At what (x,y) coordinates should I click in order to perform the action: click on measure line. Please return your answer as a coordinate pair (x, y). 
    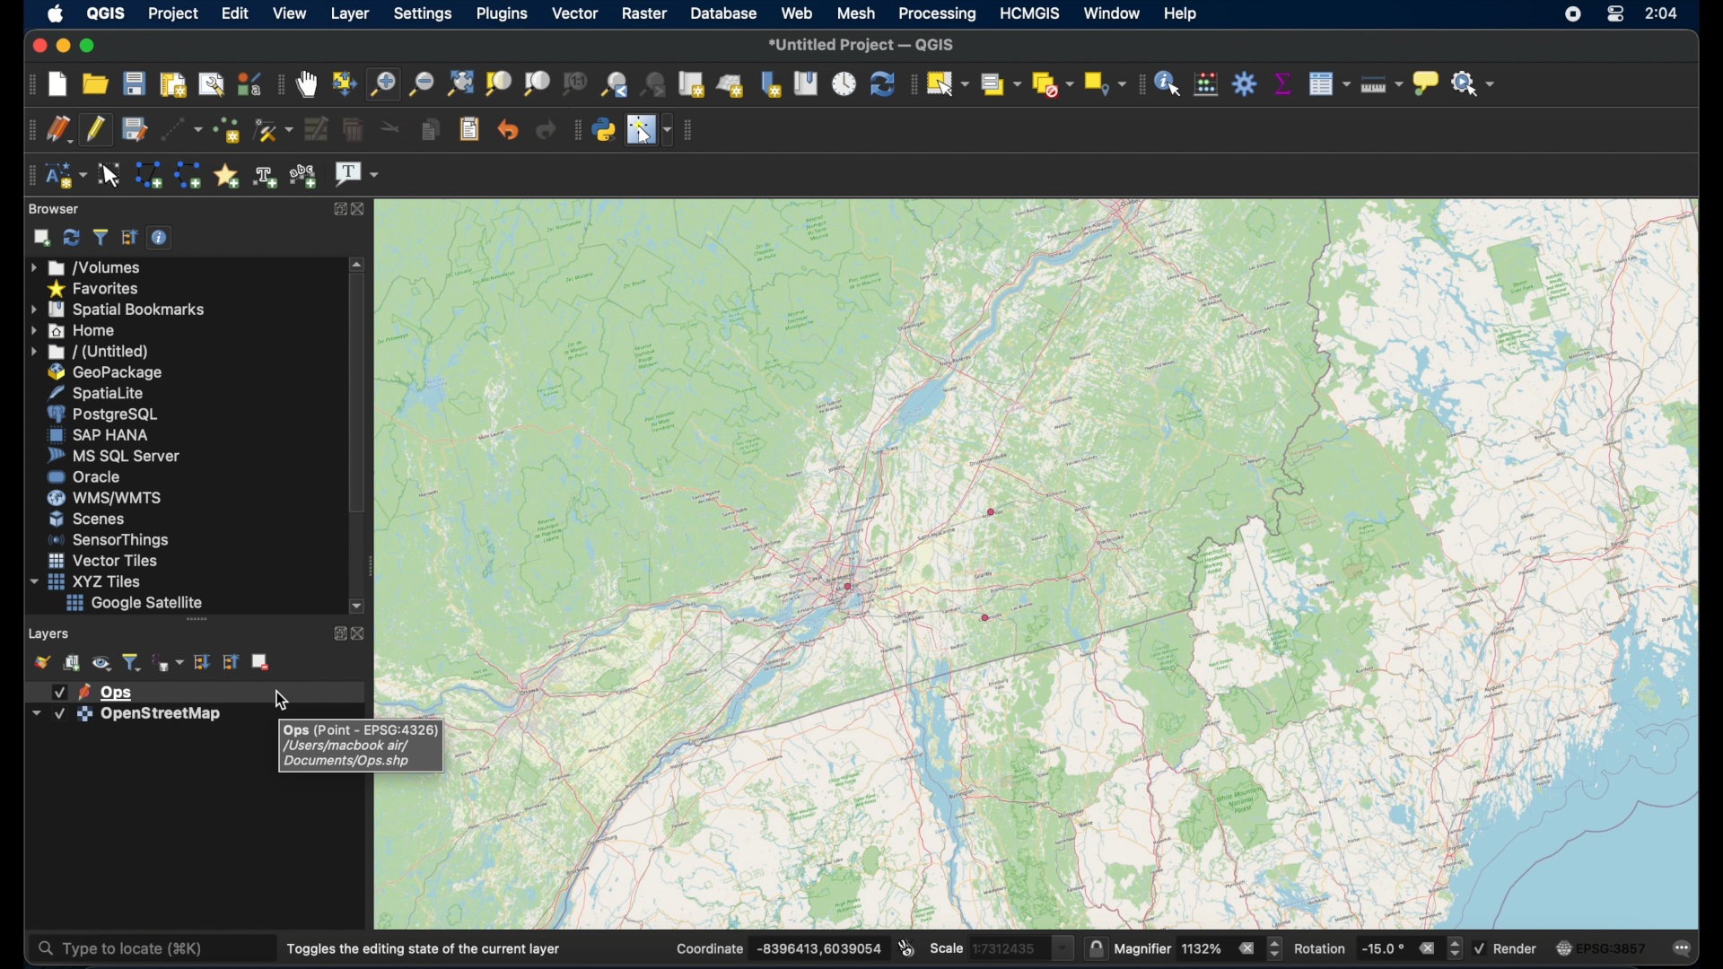
    Looking at the image, I should click on (1381, 84).